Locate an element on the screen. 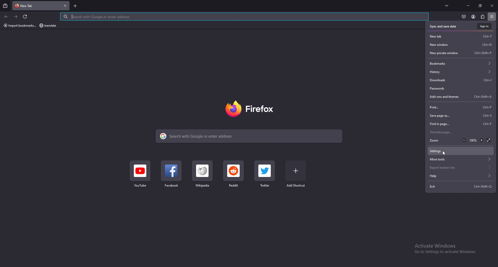 The height and width of the screenshot is (267, 498). add shortcut is located at coordinates (296, 175).